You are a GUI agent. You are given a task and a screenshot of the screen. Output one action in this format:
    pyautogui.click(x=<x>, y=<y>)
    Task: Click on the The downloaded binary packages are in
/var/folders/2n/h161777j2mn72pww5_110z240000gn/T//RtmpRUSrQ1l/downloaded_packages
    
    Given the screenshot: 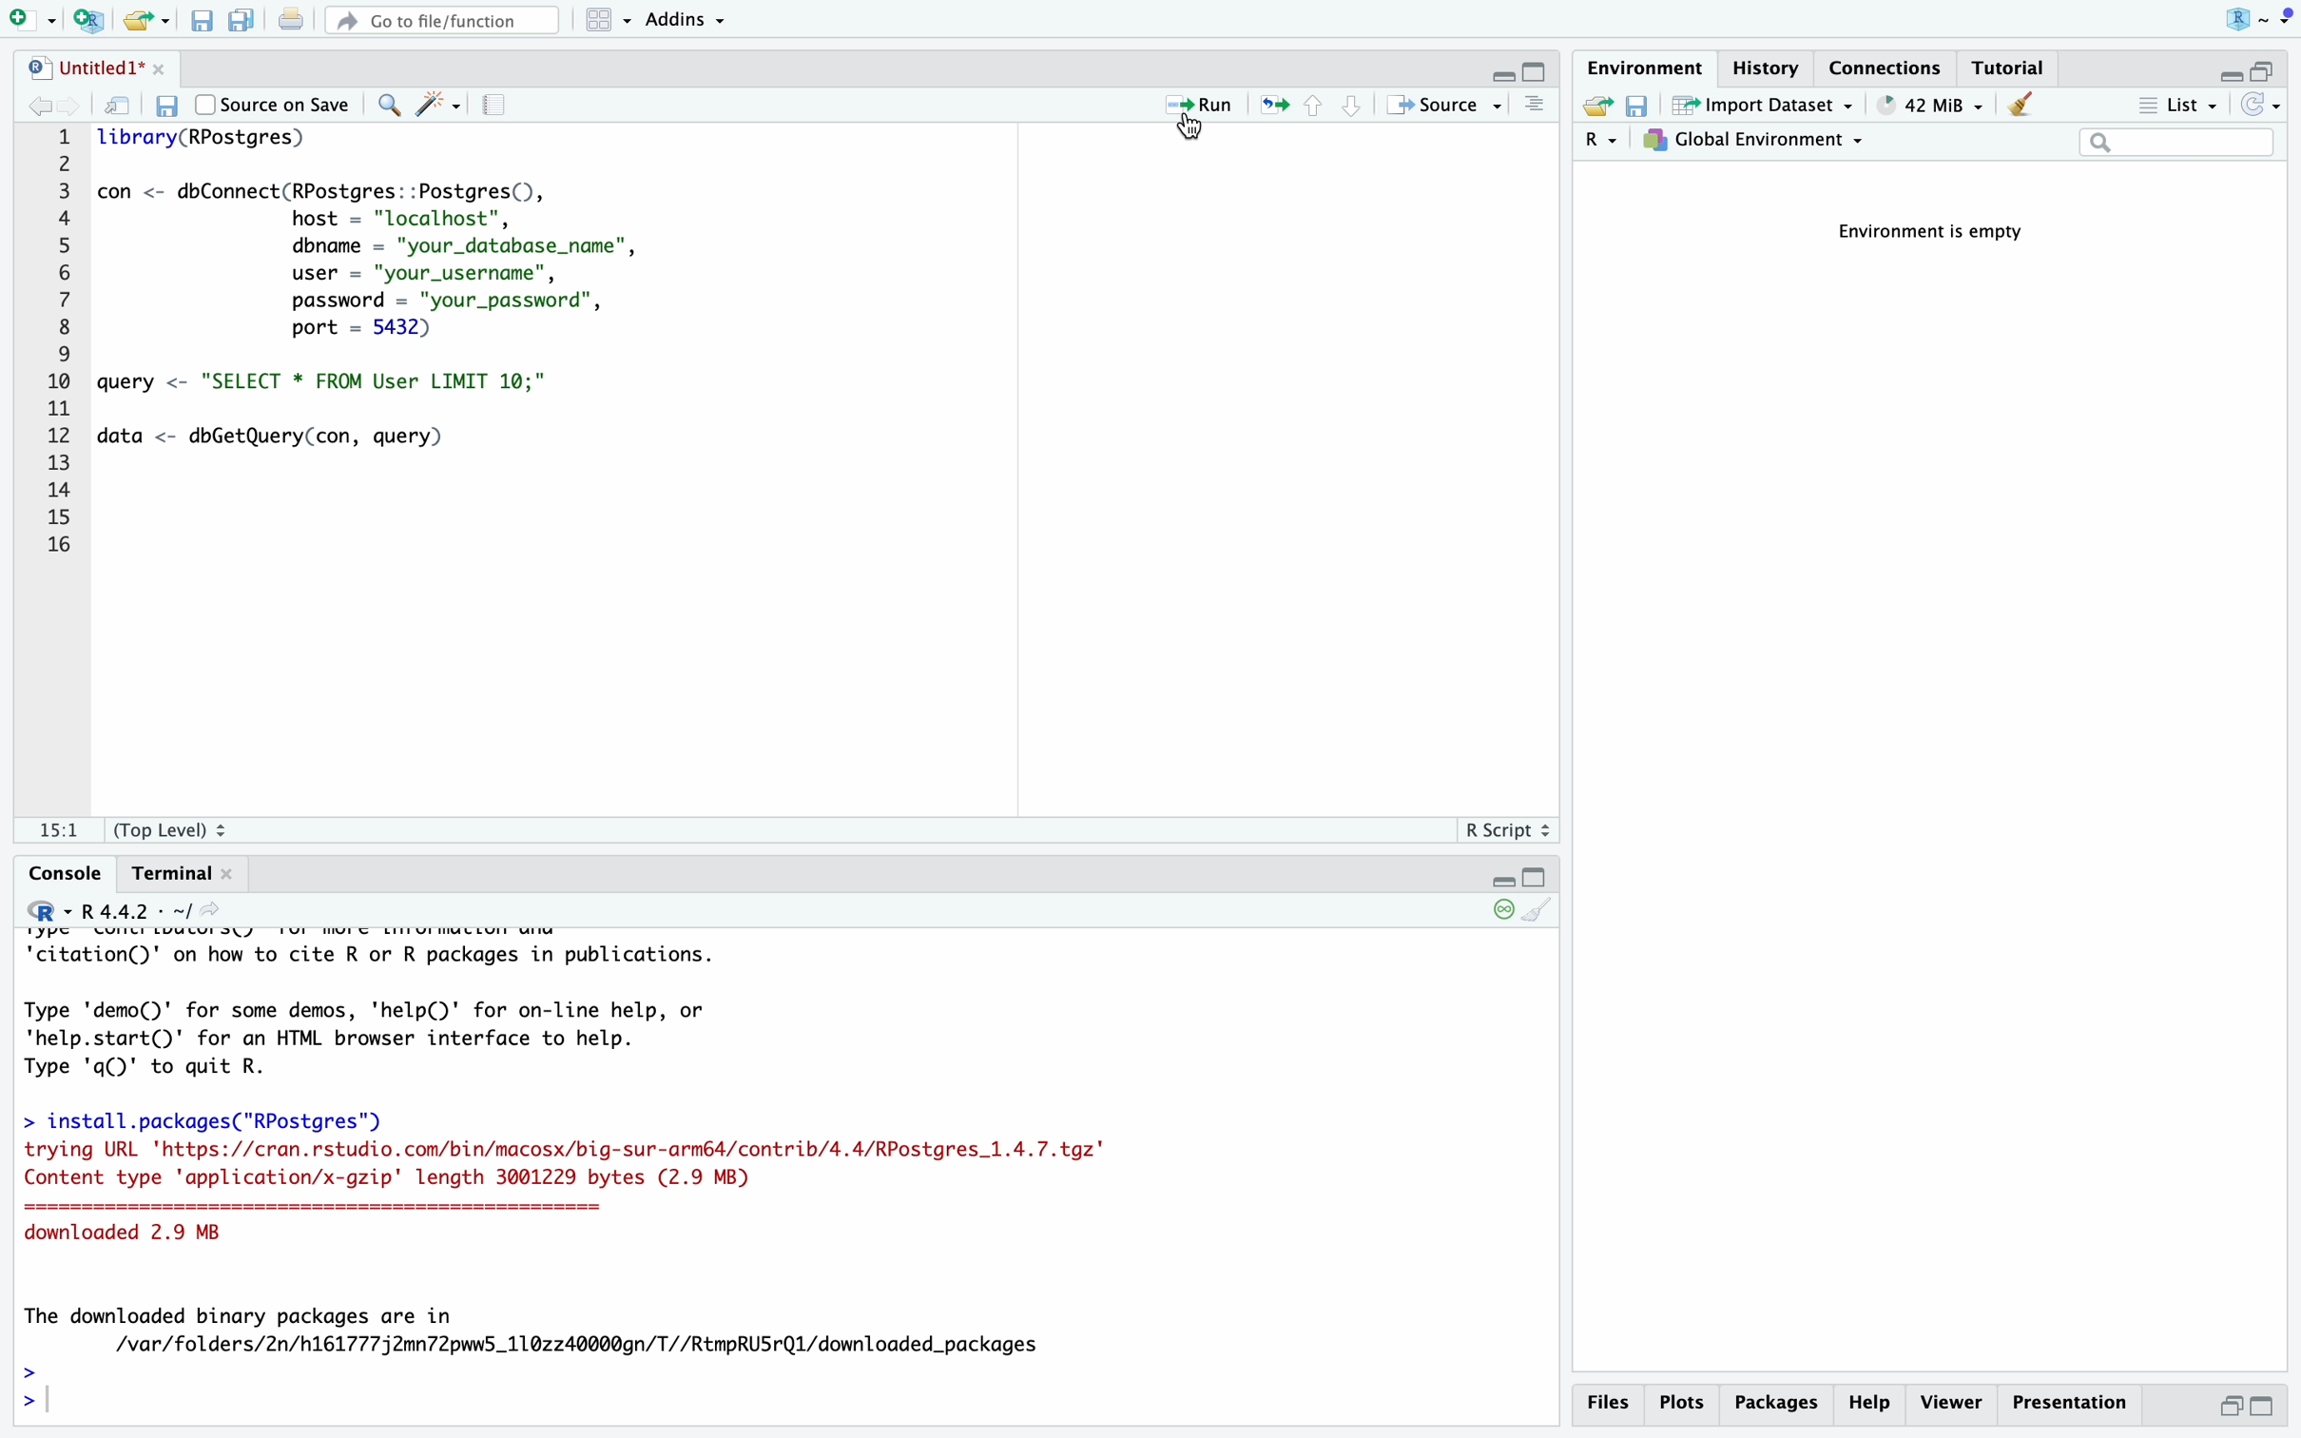 What is the action you would take?
    pyautogui.click(x=555, y=1327)
    